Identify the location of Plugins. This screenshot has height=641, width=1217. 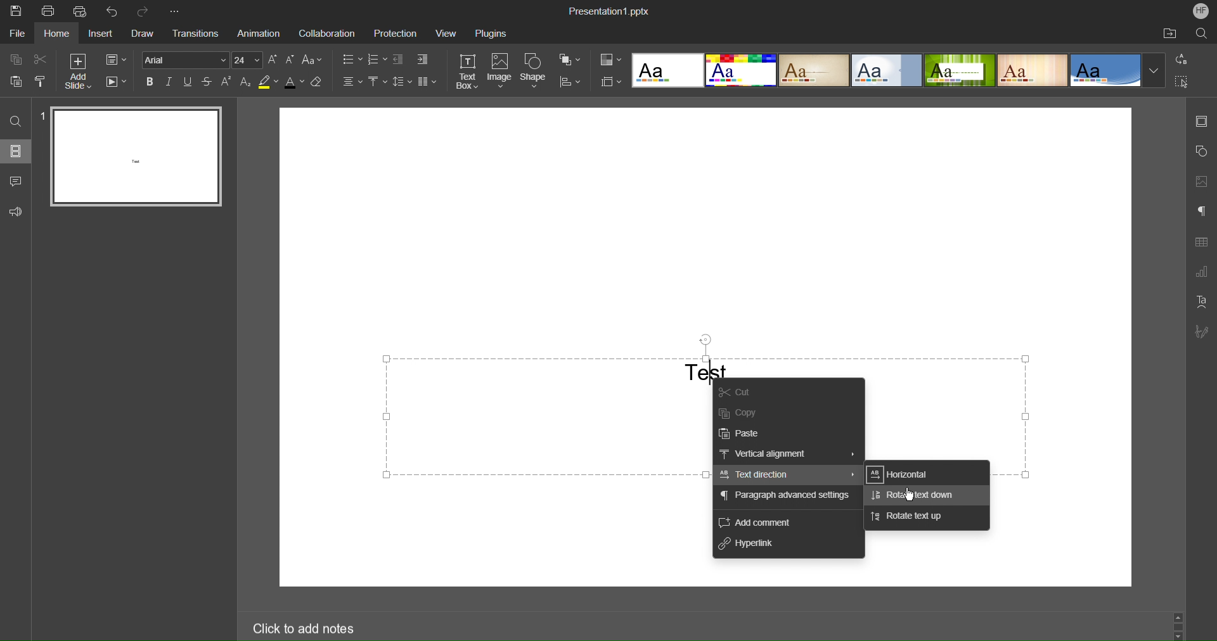
(494, 32).